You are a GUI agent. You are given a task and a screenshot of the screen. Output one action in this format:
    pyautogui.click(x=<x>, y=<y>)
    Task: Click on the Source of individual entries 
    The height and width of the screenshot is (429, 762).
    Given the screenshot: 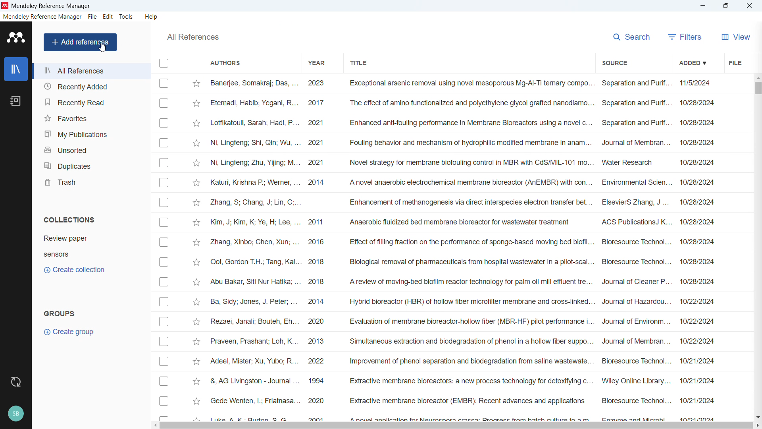 What is the action you would take?
    pyautogui.click(x=635, y=249)
    